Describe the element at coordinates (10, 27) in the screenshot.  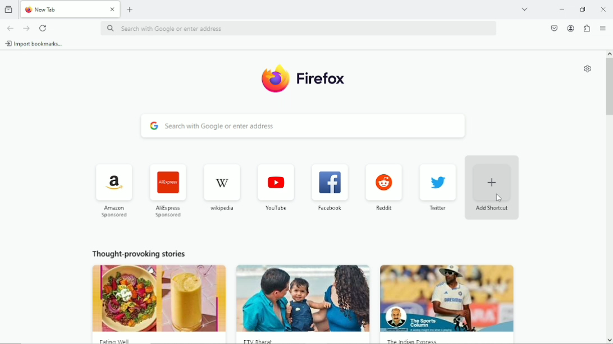
I see `go back` at that location.